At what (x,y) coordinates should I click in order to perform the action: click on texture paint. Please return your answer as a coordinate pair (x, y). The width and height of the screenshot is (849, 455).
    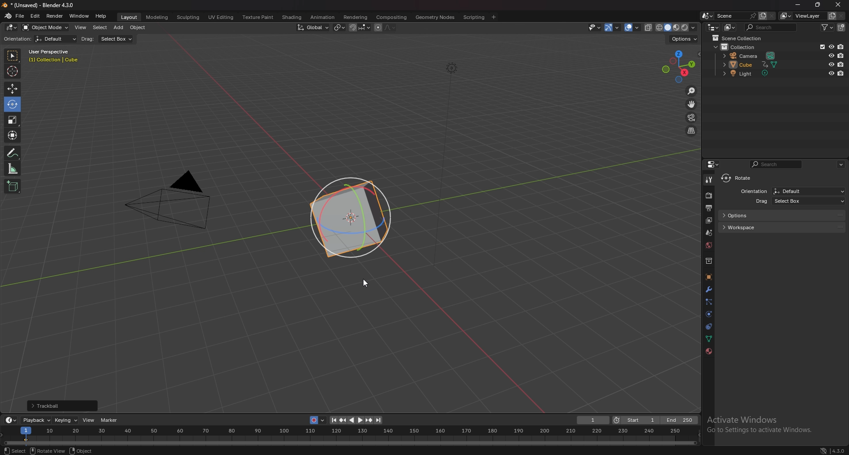
    Looking at the image, I should click on (259, 18).